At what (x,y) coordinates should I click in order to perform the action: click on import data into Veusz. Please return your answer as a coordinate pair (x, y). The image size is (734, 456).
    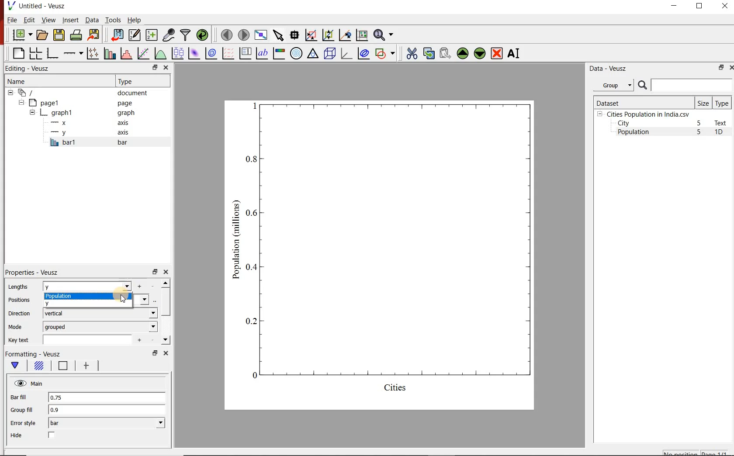
    Looking at the image, I should click on (117, 35).